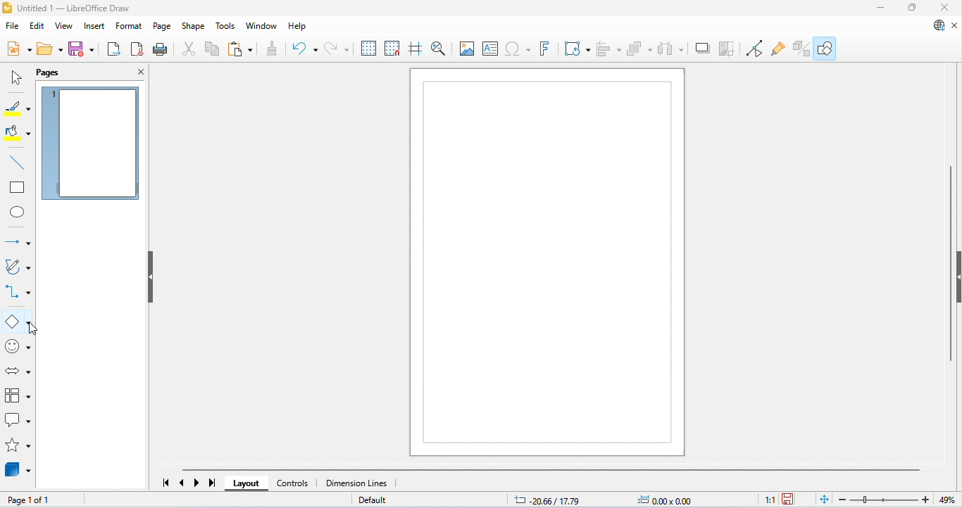  Describe the element at coordinates (294, 483) in the screenshot. I see `controls` at that location.